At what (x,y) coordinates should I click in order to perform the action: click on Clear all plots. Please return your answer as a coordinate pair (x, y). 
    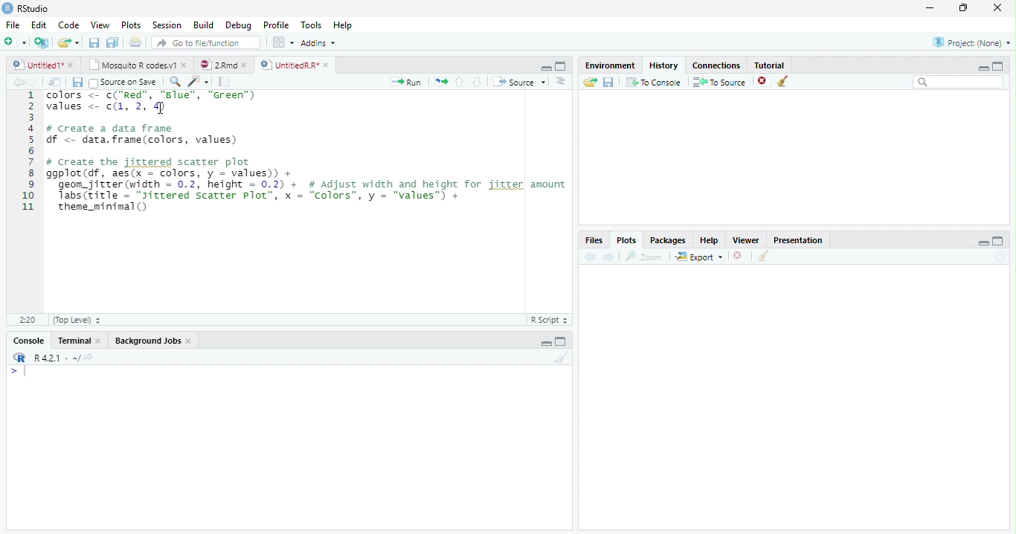
    Looking at the image, I should click on (762, 256).